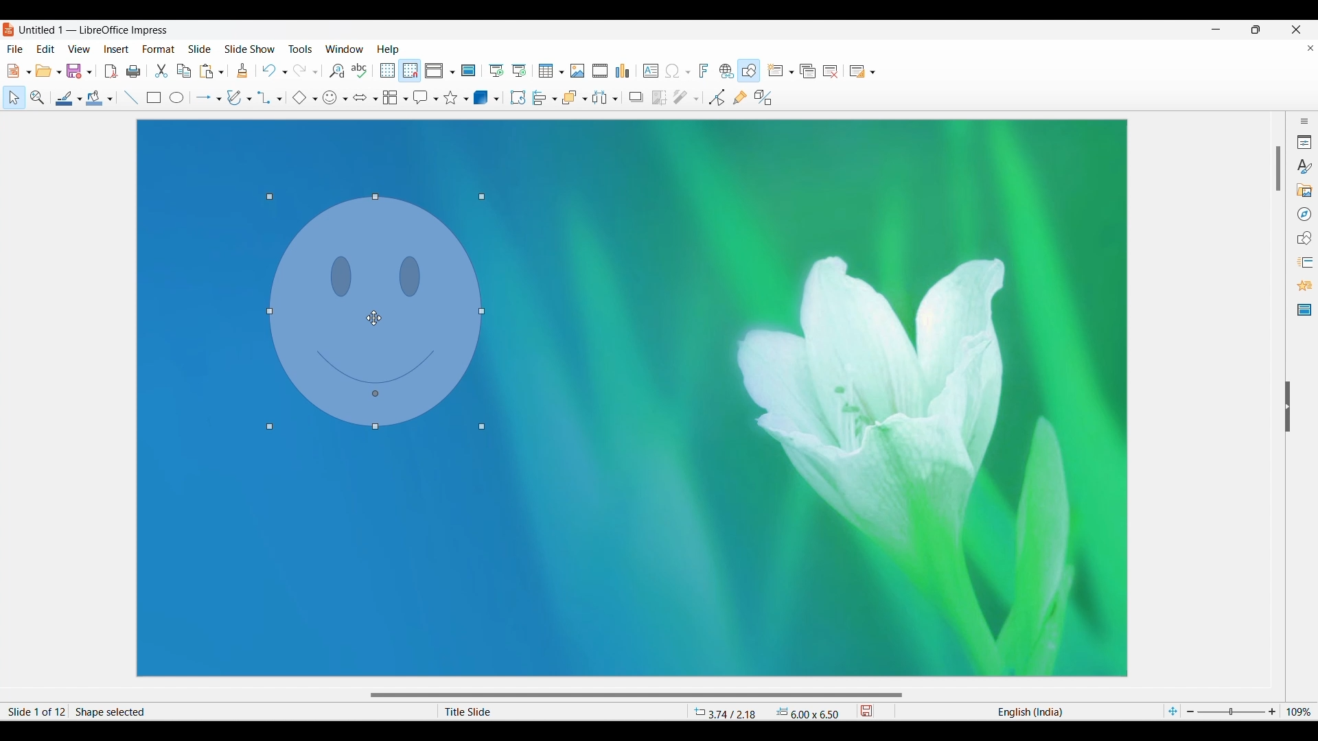 The width and height of the screenshot is (1318, 741). I want to click on Selected view, so click(434, 71).